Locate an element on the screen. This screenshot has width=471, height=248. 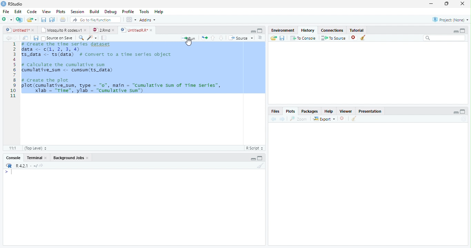
pages is located at coordinates (103, 39).